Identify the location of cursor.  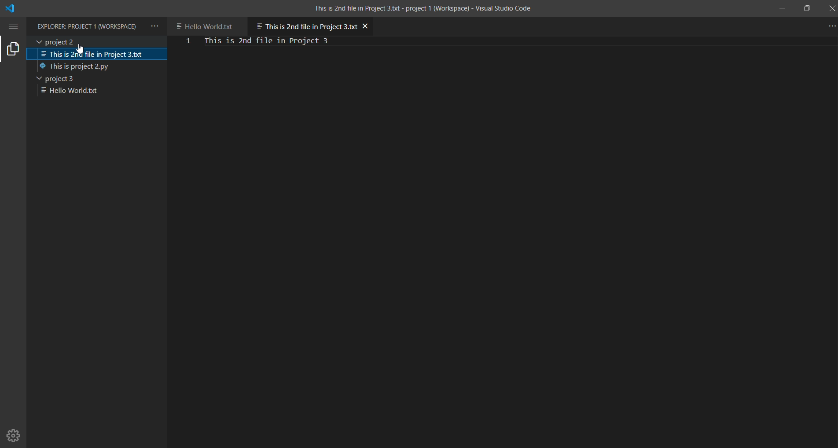
(78, 48).